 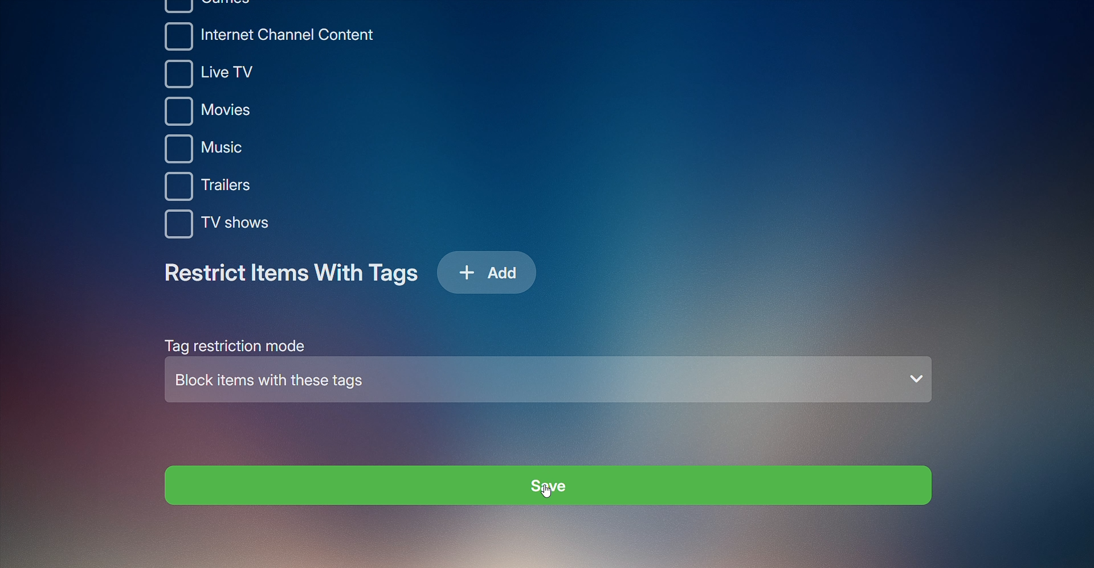 What do you see at coordinates (545, 492) in the screenshot?
I see `CURSOR` at bounding box center [545, 492].